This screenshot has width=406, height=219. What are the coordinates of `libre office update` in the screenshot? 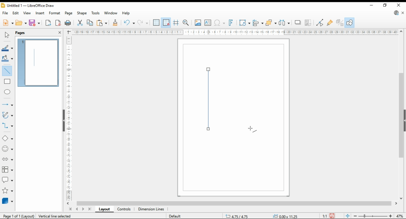 It's located at (396, 13).